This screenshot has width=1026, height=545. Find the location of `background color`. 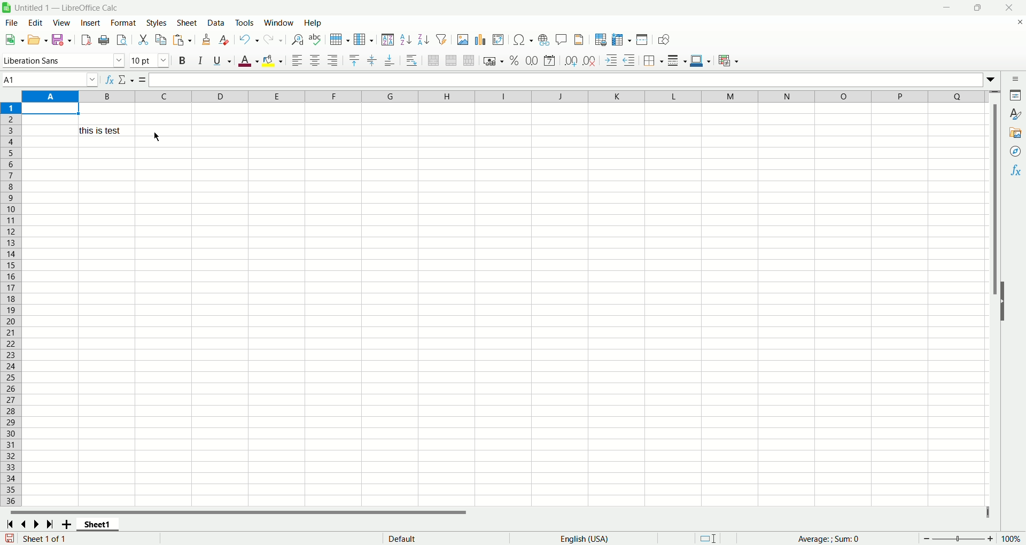

background color is located at coordinates (274, 59).